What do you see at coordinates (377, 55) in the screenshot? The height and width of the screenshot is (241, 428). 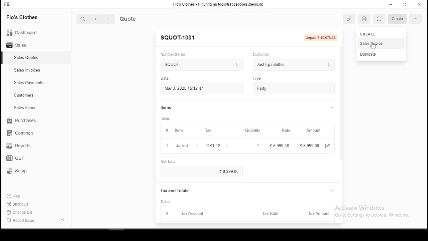 I see `duplicate` at bounding box center [377, 55].